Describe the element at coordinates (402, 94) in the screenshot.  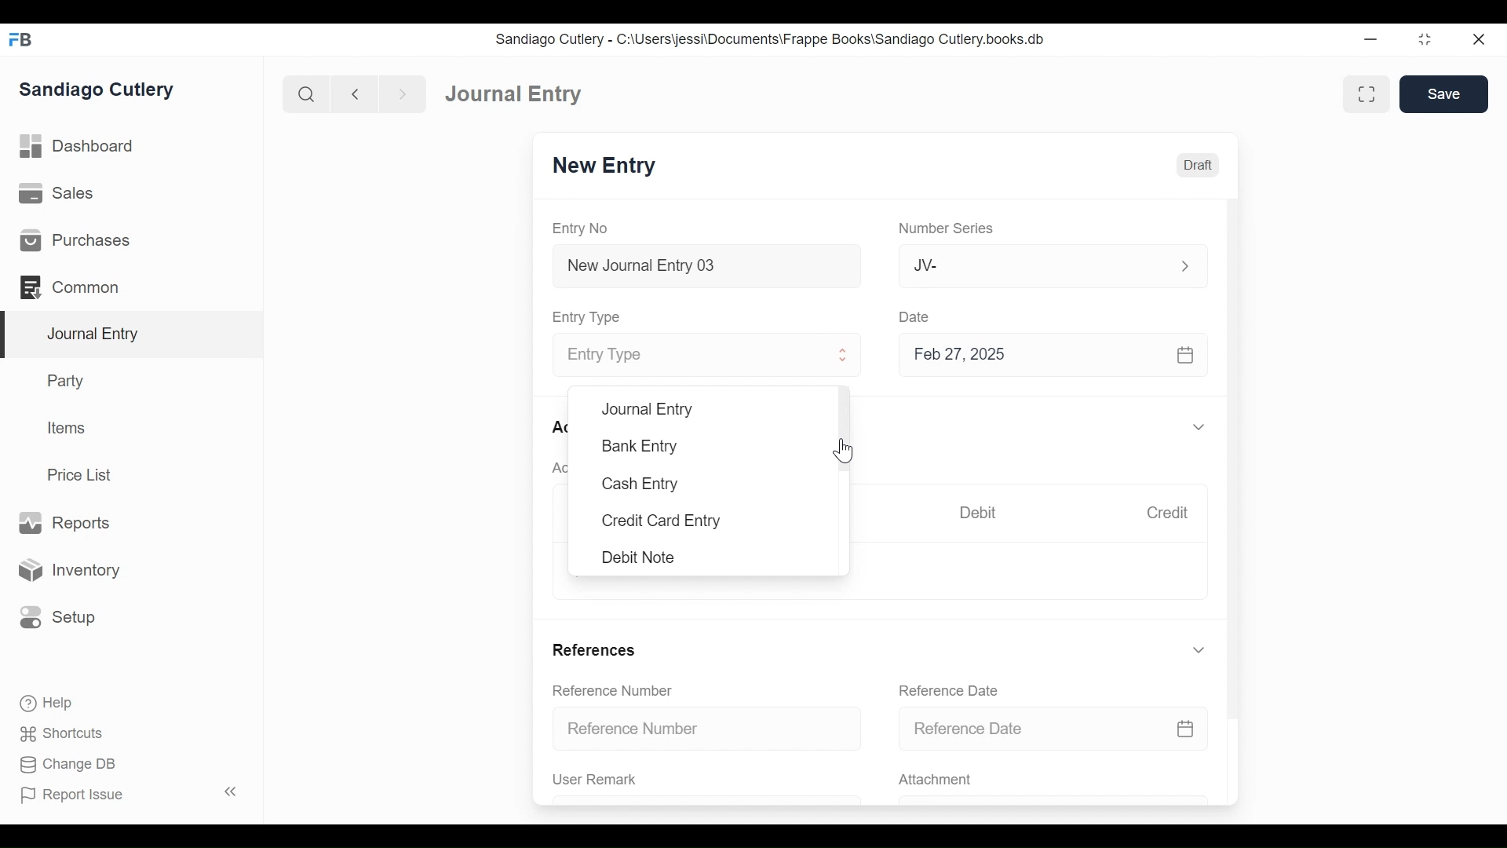
I see `Navigate forward` at that location.